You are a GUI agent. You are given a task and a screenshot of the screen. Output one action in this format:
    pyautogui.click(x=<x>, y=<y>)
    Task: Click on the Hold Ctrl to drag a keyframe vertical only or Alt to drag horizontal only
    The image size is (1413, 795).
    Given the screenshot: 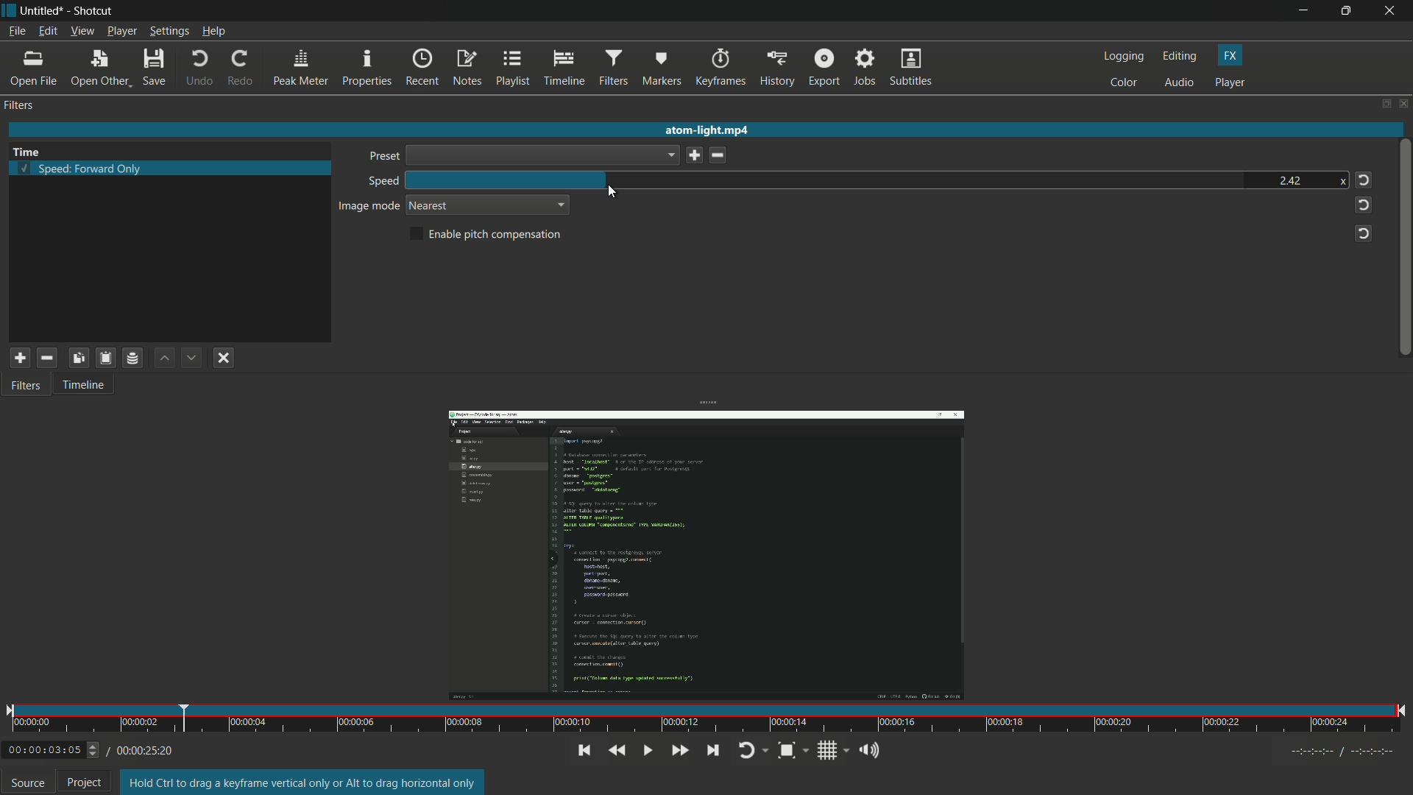 What is the action you would take?
    pyautogui.click(x=304, y=782)
    